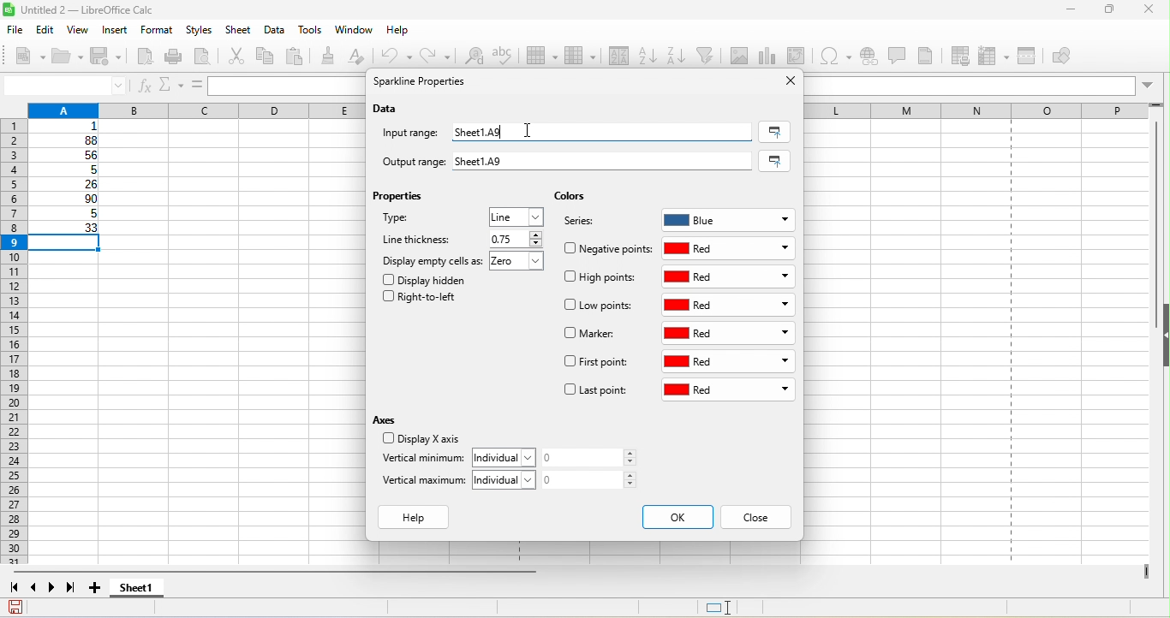 The width and height of the screenshot is (1170, 618). Describe the element at coordinates (1103, 11) in the screenshot. I see `maximize` at that location.